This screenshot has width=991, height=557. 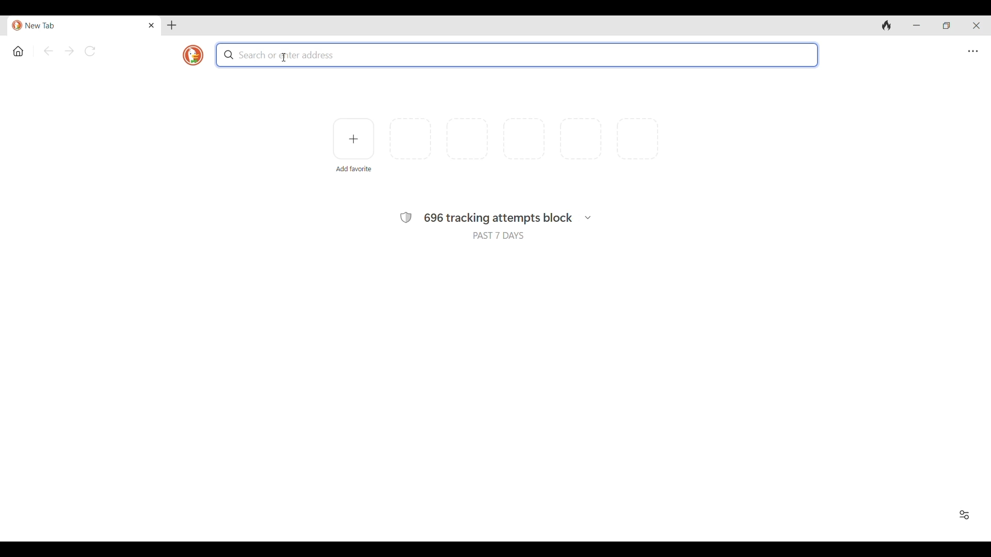 I want to click on Browser protection symbol, so click(x=405, y=218).